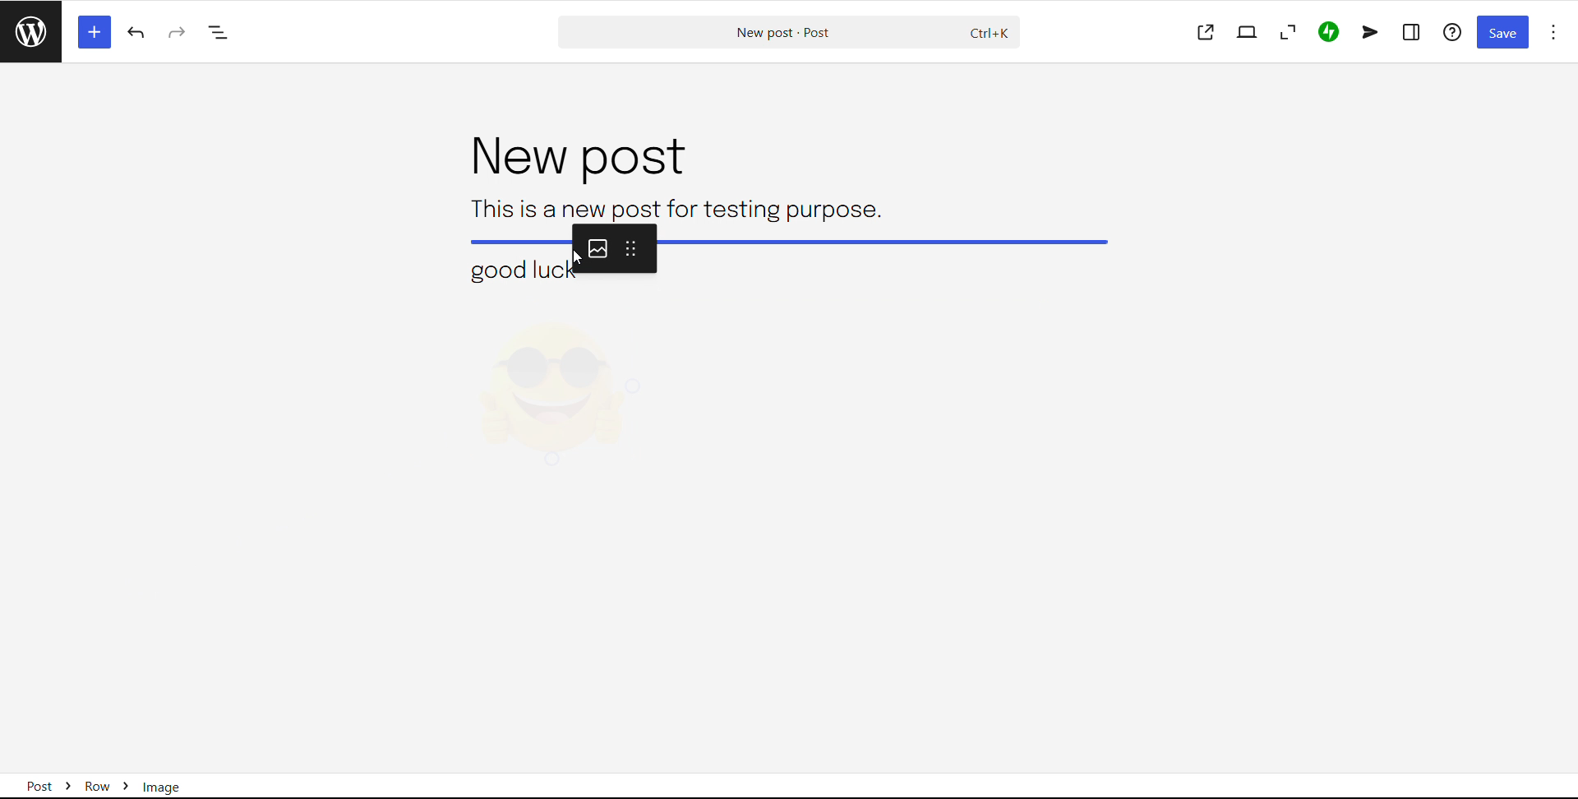 The width and height of the screenshot is (1578, 799). Describe the element at coordinates (556, 392) in the screenshot. I see `image selected` at that location.